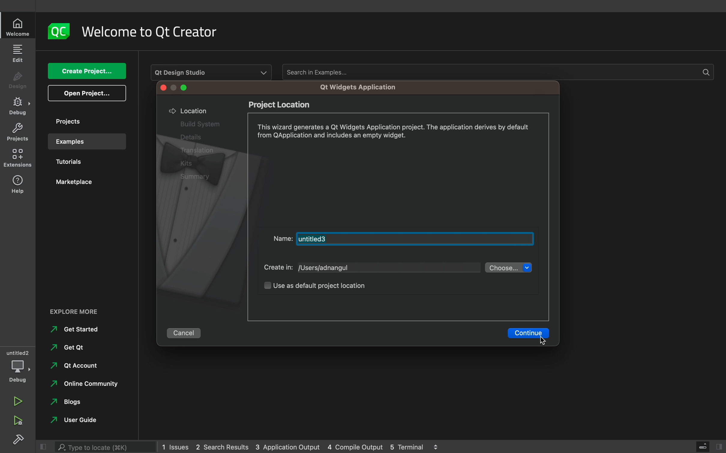 This screenshot has width=726, height=453. I want to click on debug, so click(17, 365).